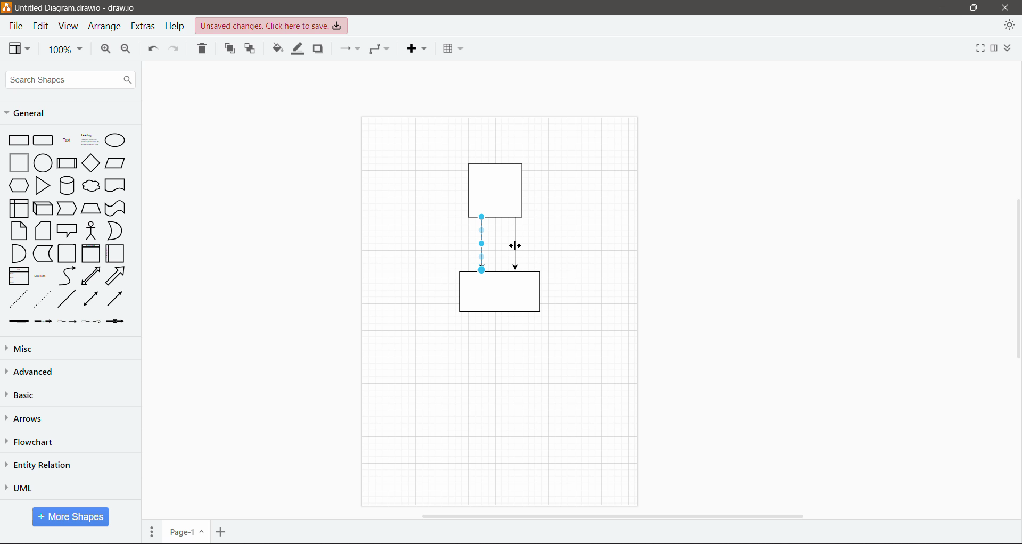 The image size is (1022, 544). I want to click on link, so click(17, 322).